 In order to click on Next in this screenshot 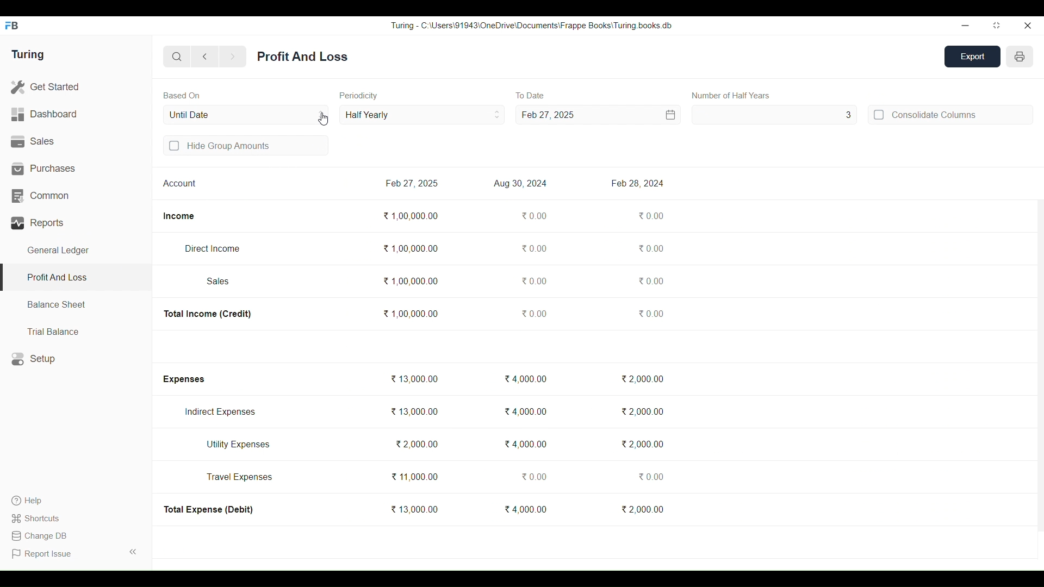, I will do `click(233, 57)`.